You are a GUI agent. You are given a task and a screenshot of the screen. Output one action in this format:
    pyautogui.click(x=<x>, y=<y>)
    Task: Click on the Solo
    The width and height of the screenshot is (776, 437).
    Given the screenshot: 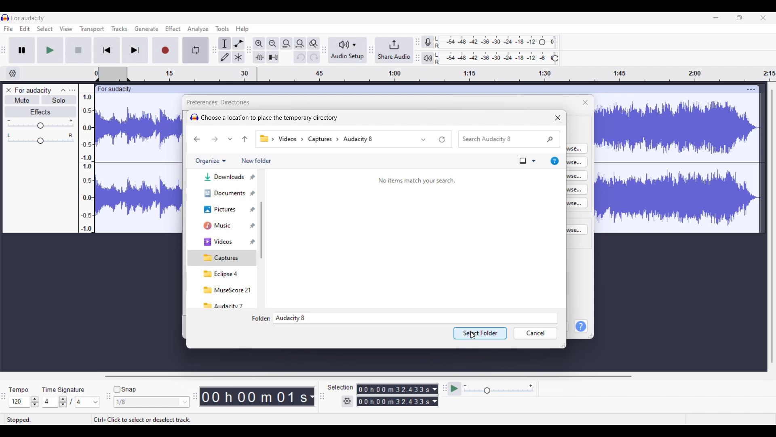 What is the action you would take?
    pyautogui.click(x=59, y=100)
    